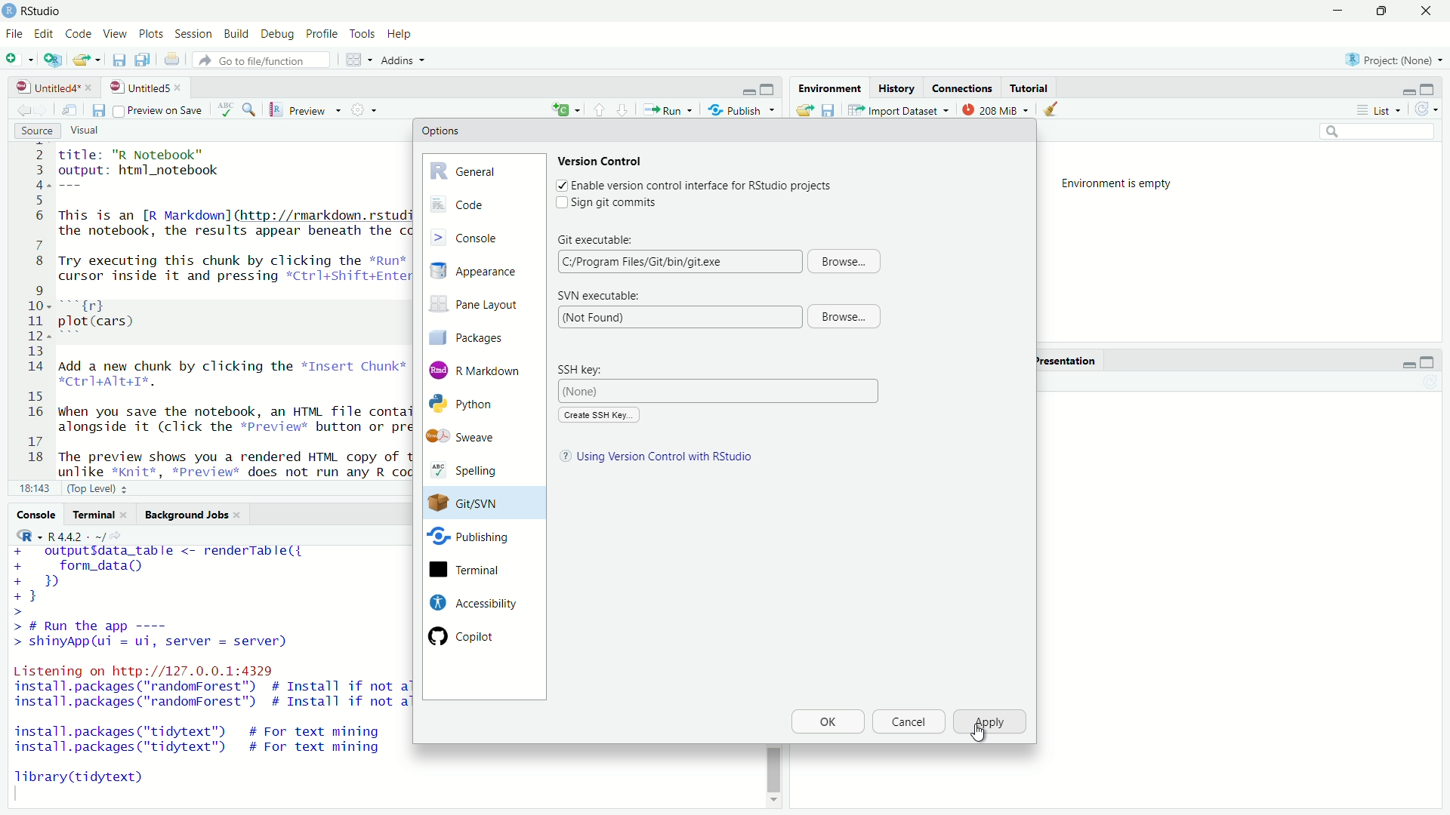 The height and width of the screenshot is (815, 1450). What do you see at coordinates (895, 88) in the screenshot?
I see `History` at bounding box center [895, 88].